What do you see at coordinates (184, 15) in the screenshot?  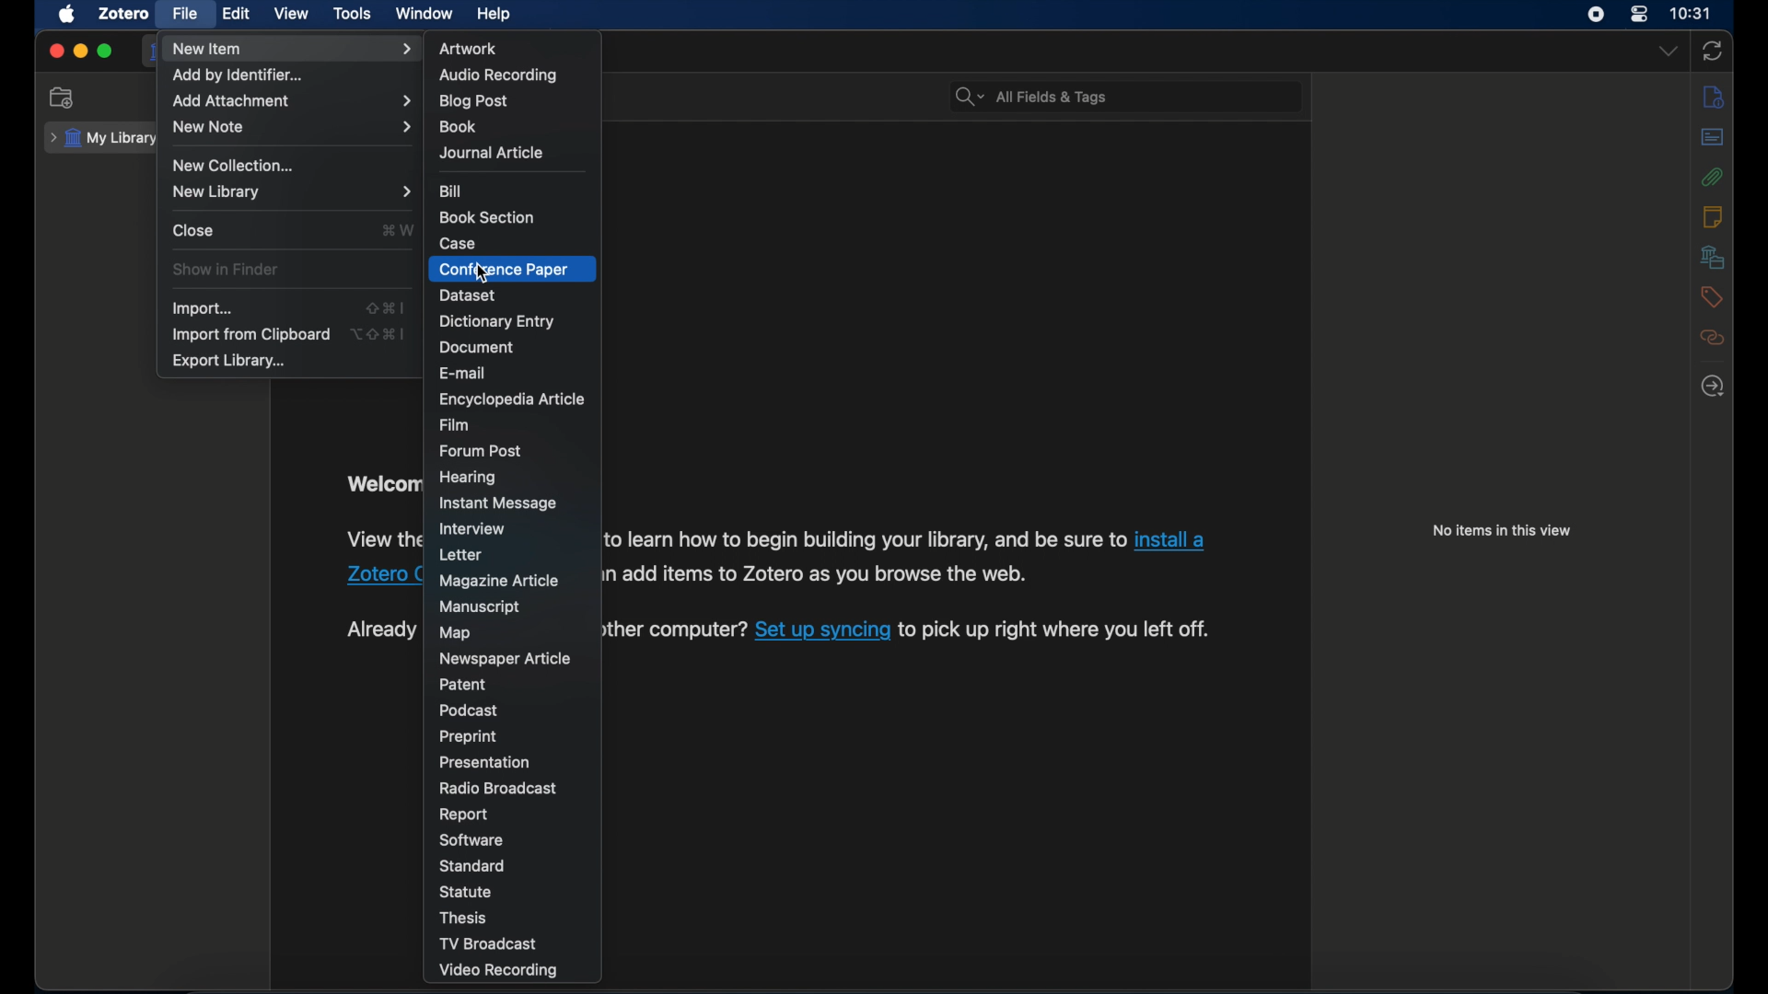 I see `file` at bounding box center [184, 15].